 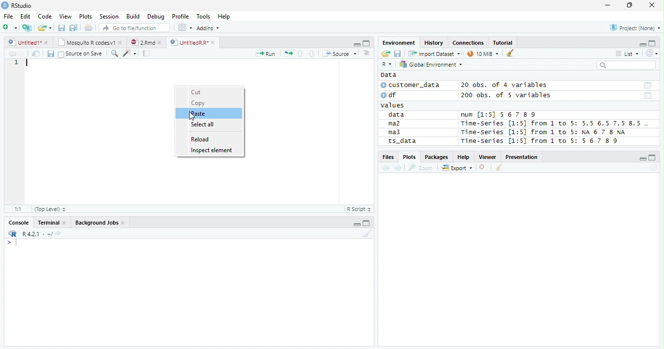 What do you see at coordinates (25, 16) in the screenshot?
I see `Edit` at bounding box center [25, 16].